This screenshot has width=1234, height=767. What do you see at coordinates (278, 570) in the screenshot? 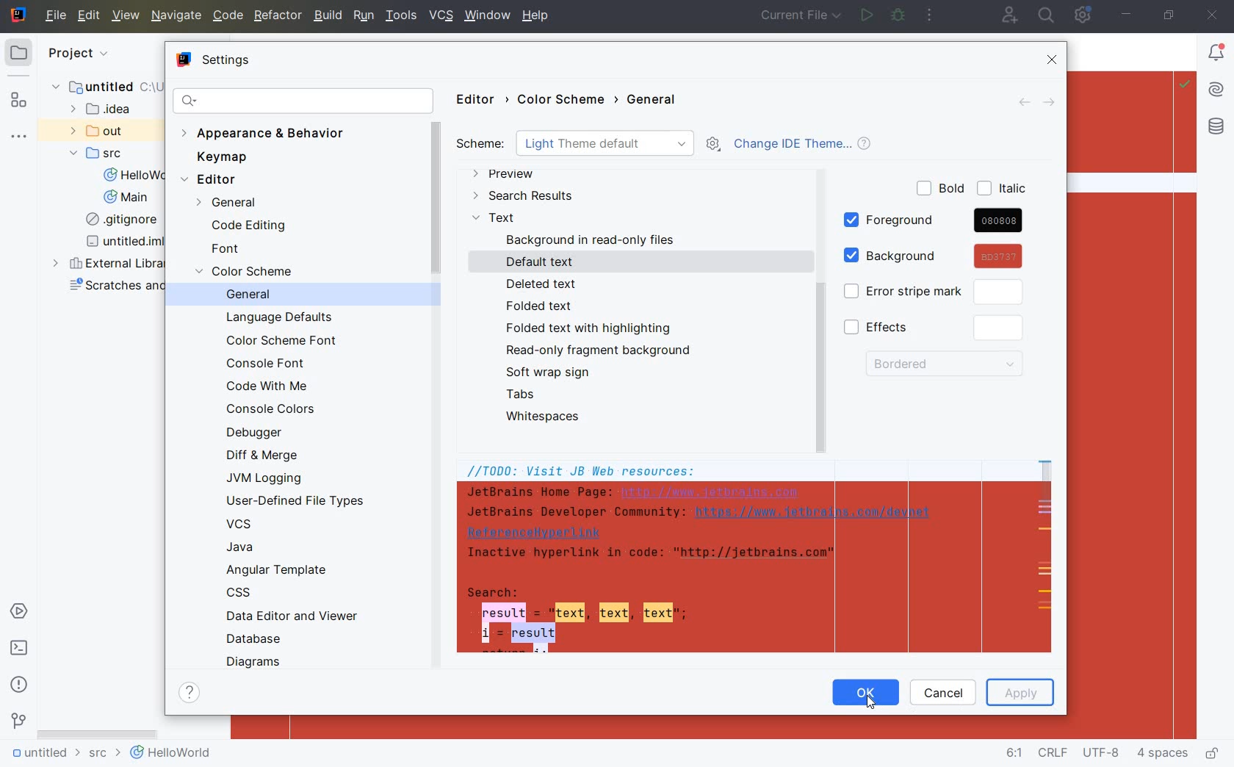
I see `ANGULAR TEMPLATE` at bounding box center [278, 570].